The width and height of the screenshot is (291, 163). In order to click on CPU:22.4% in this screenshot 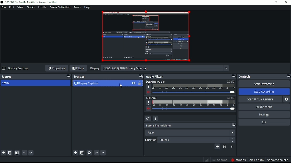, I will do `click(257, 160)`.